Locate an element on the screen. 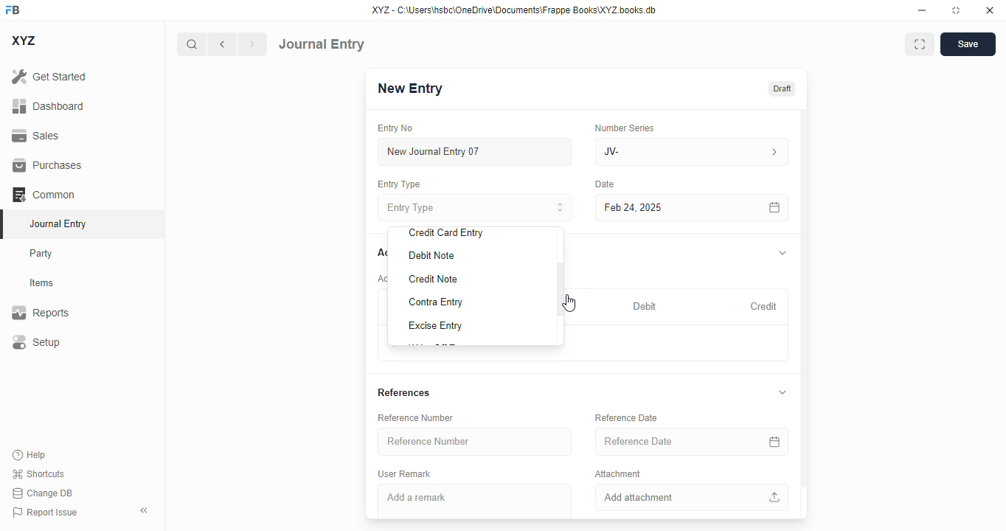 The image size is (1006, 531). reference date is located at coordinates (662, 441).